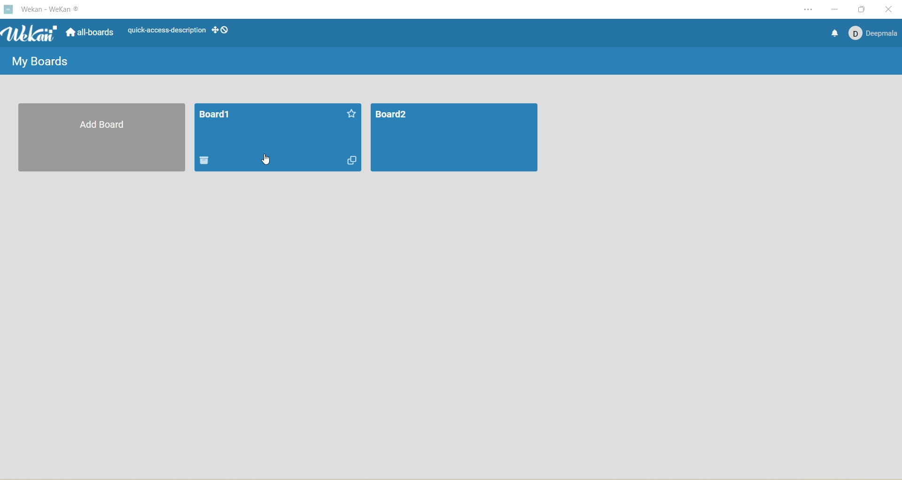 The image size is (902, 480). I want to click on delete, so click(204, 161).